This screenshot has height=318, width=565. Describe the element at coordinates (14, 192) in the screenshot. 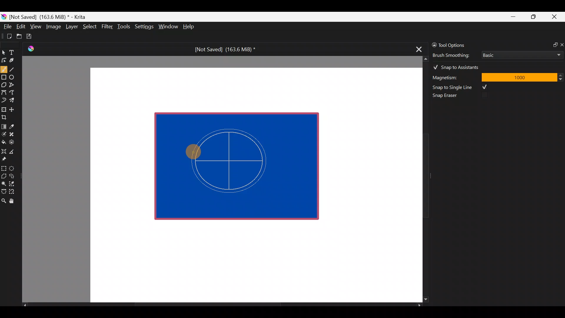

I see `Magnetic curve selection tool` at that location.